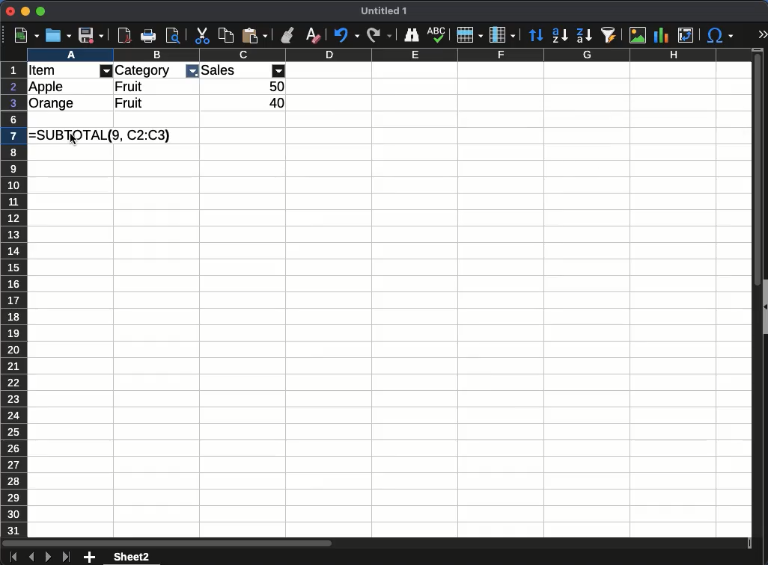  I want to click on undo, so click(346, 36).